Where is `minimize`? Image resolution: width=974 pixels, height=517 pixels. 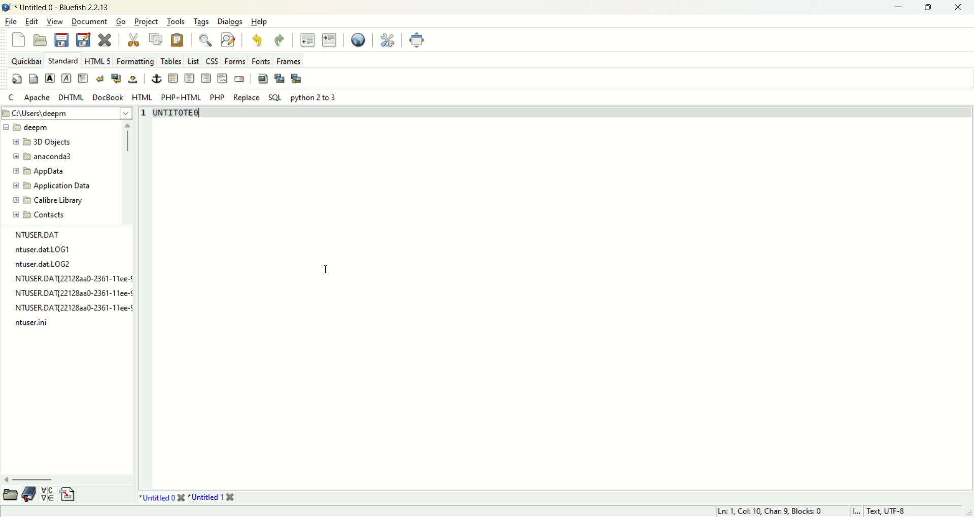 minimize is located at coordinates (897, 8).